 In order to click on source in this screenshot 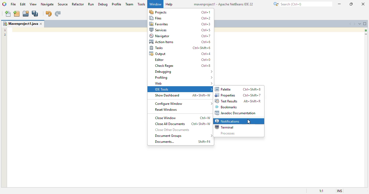, I will do `click(63, 4)`.